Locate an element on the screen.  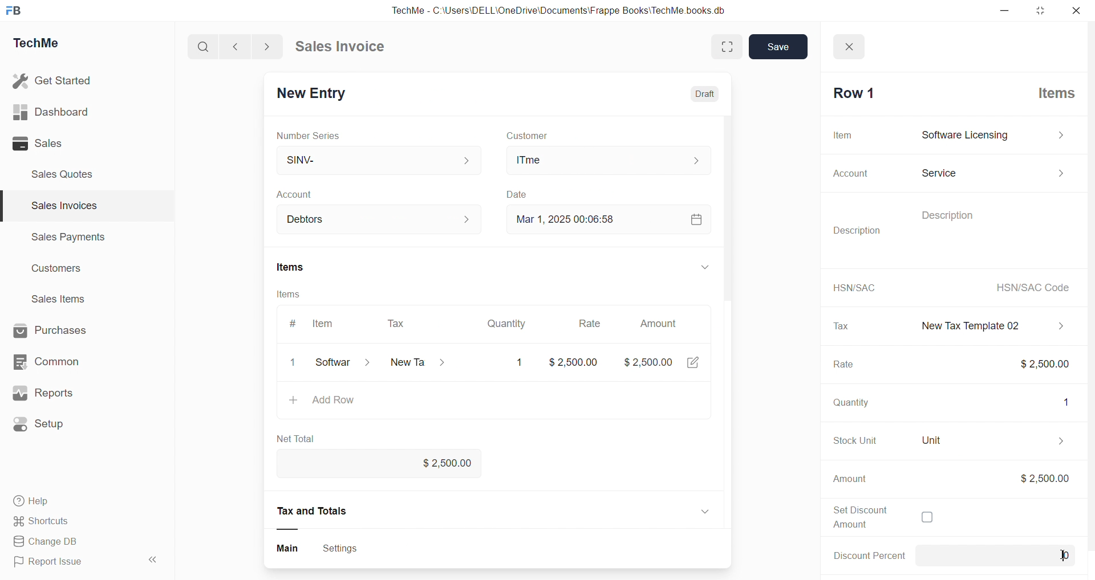
Sales Invoice is located at coordinates (344, 48).